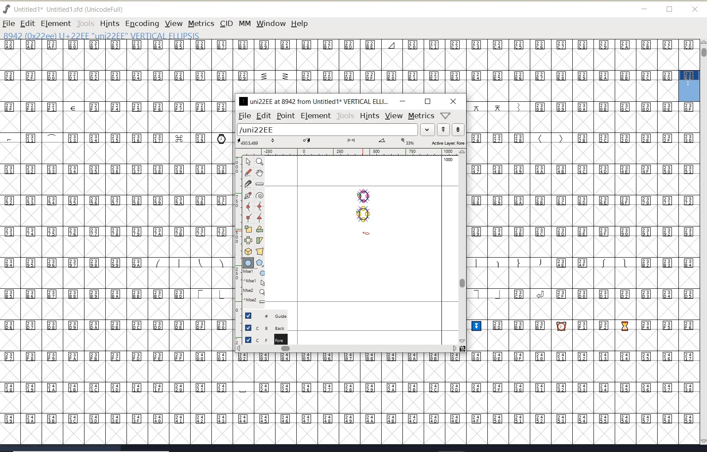  I want to click on polygon or star, so click(259, 264).